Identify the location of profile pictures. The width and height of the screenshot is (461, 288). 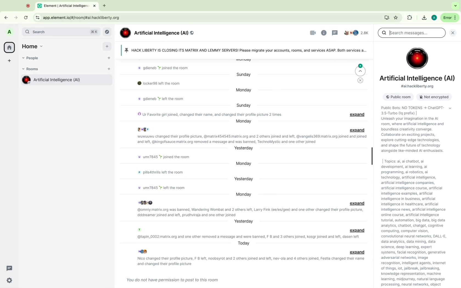
(143, 251).